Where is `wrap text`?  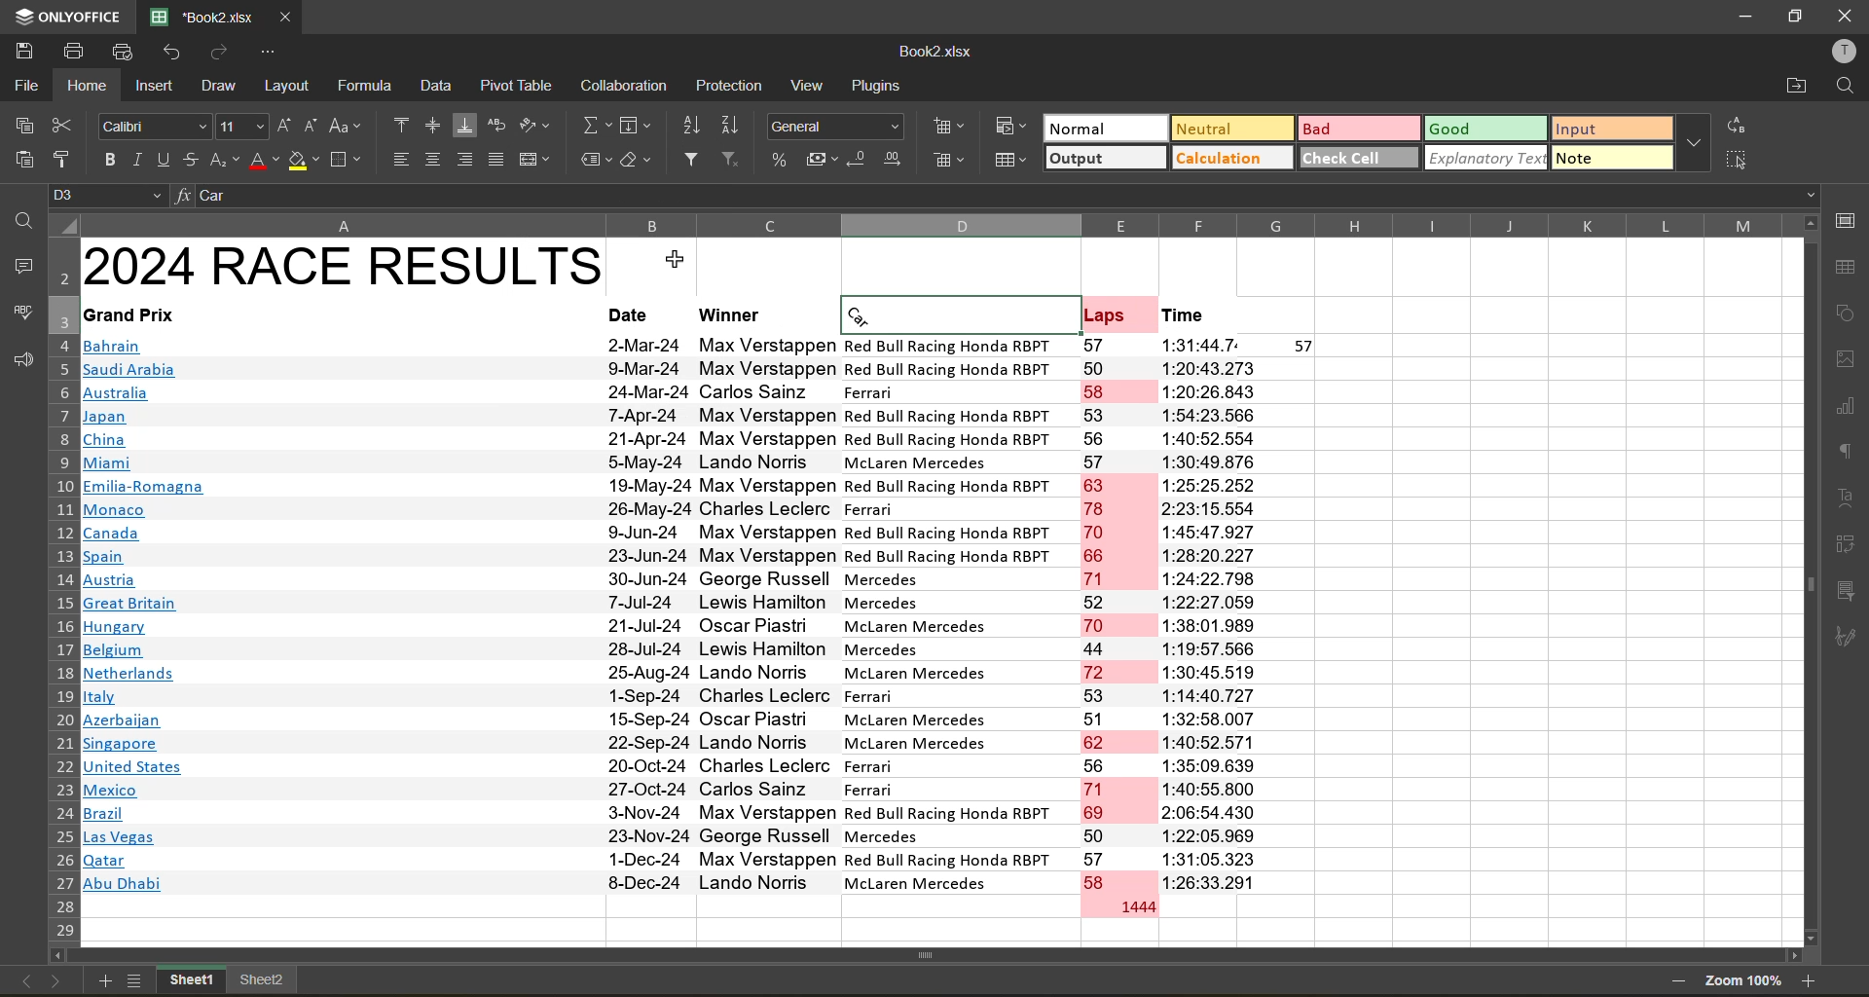 wrap text is located at coordinates (495, 128).